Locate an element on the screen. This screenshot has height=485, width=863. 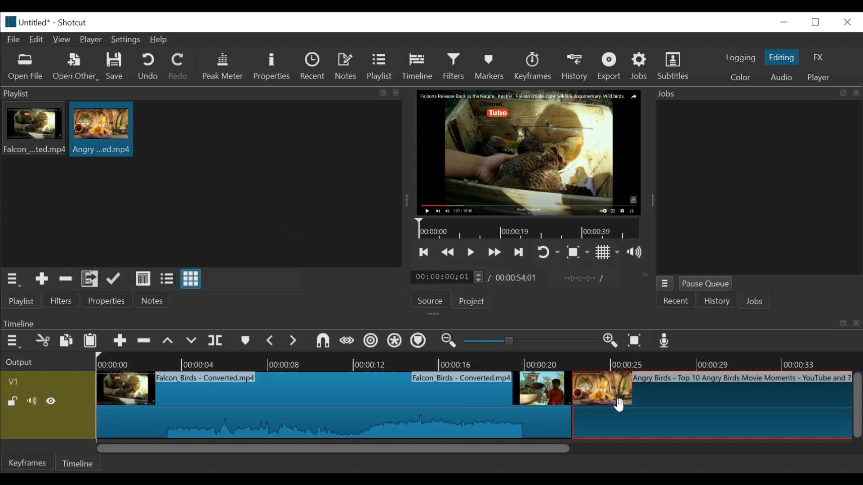
JOBS is located at coordinates (756, 302).